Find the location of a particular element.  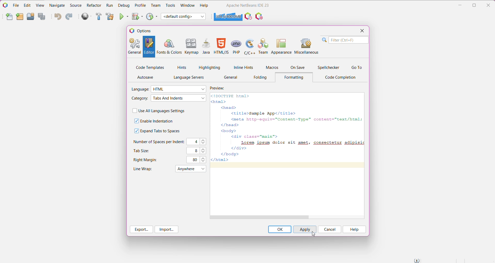

Line Wrap set to 'Anywhere' is located at coordinates (142, 169).